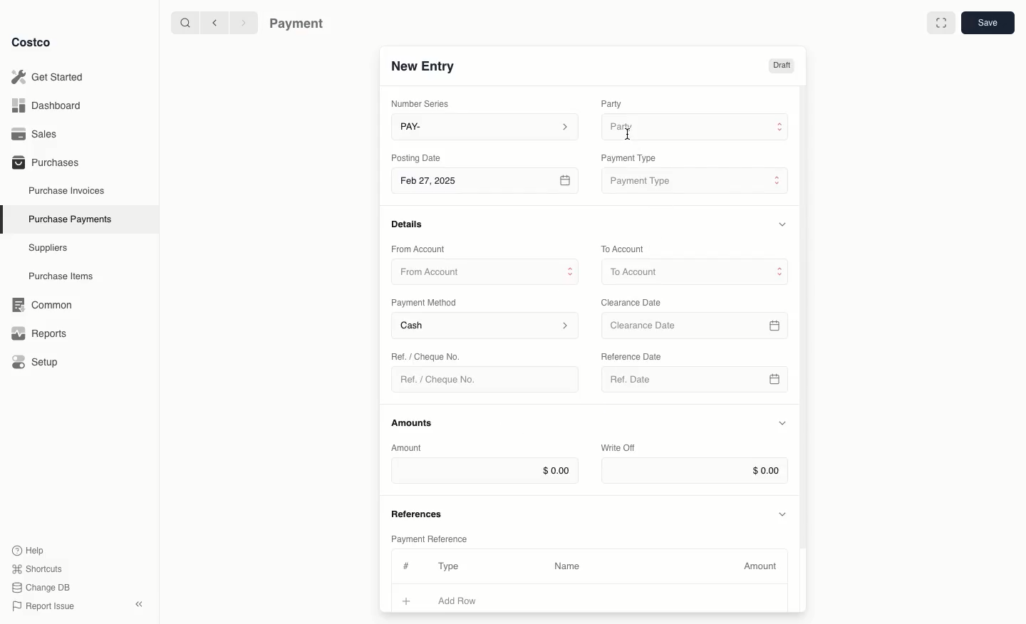 This screenshot has width=1026, height=624. I want to click on PAY-, so click(486, 126).